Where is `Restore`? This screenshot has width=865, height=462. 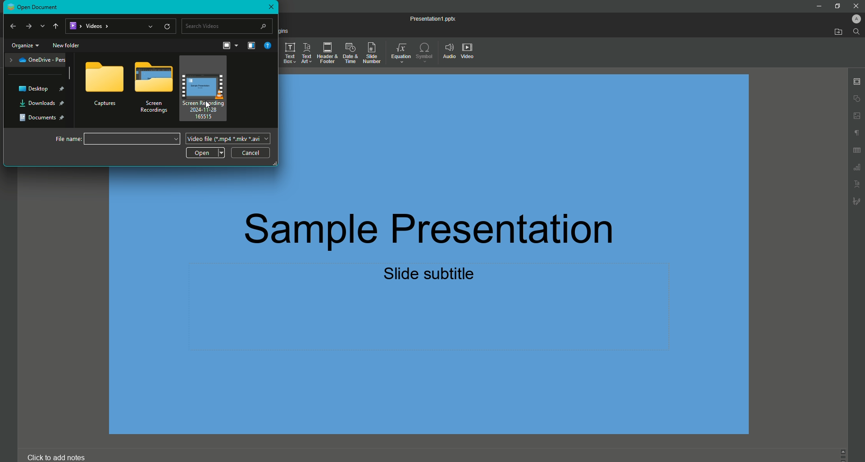
Restore is located at coordinates (836, 5).